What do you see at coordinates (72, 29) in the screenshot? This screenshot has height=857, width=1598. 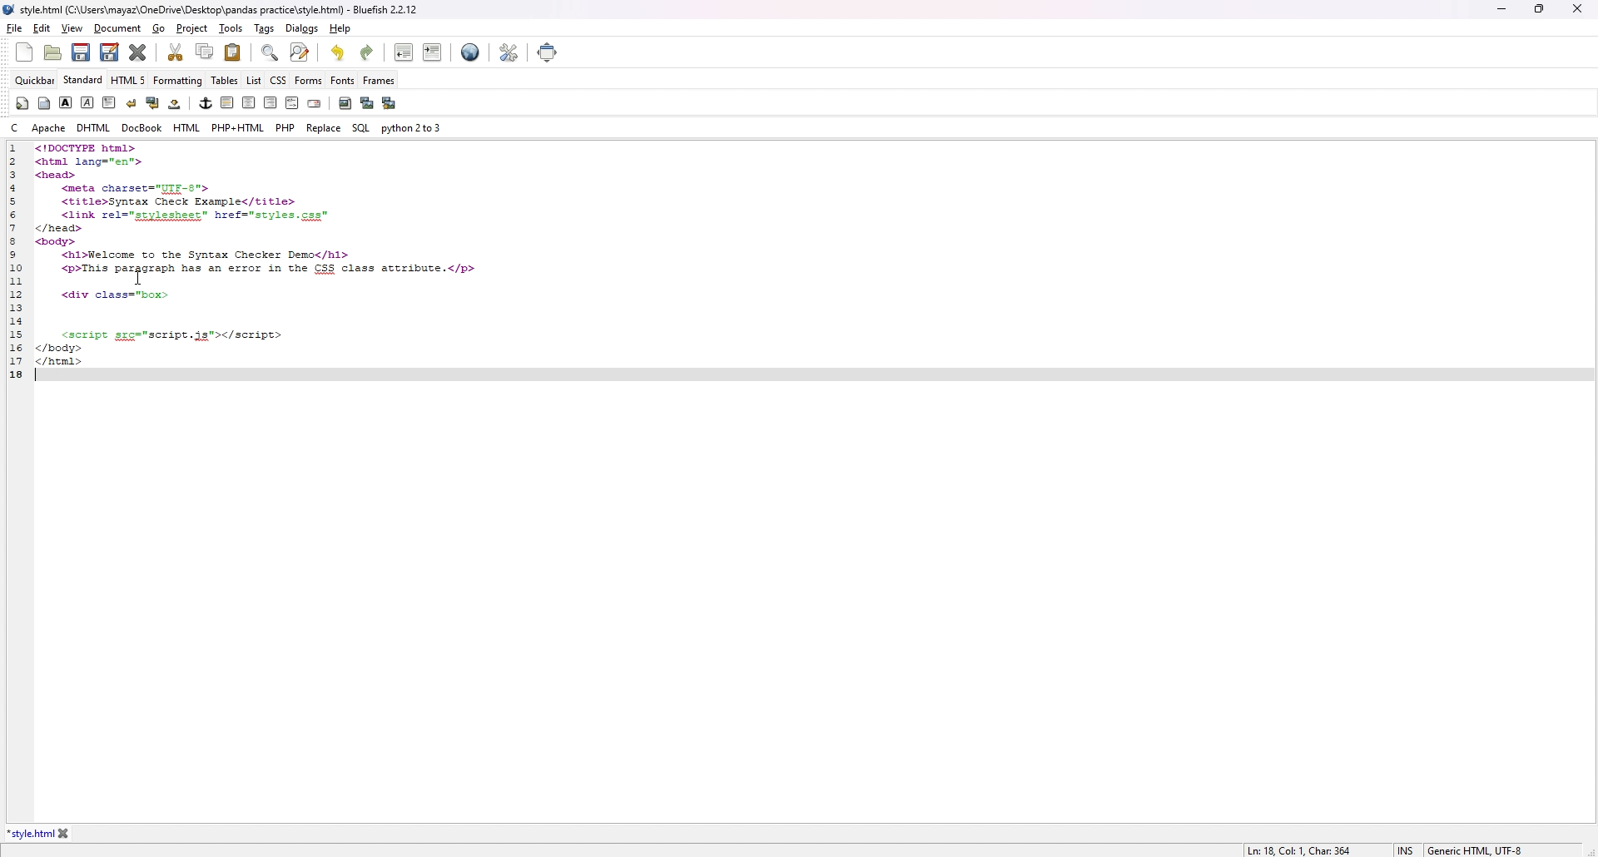 I see `view` at bounding box center [72, 29].